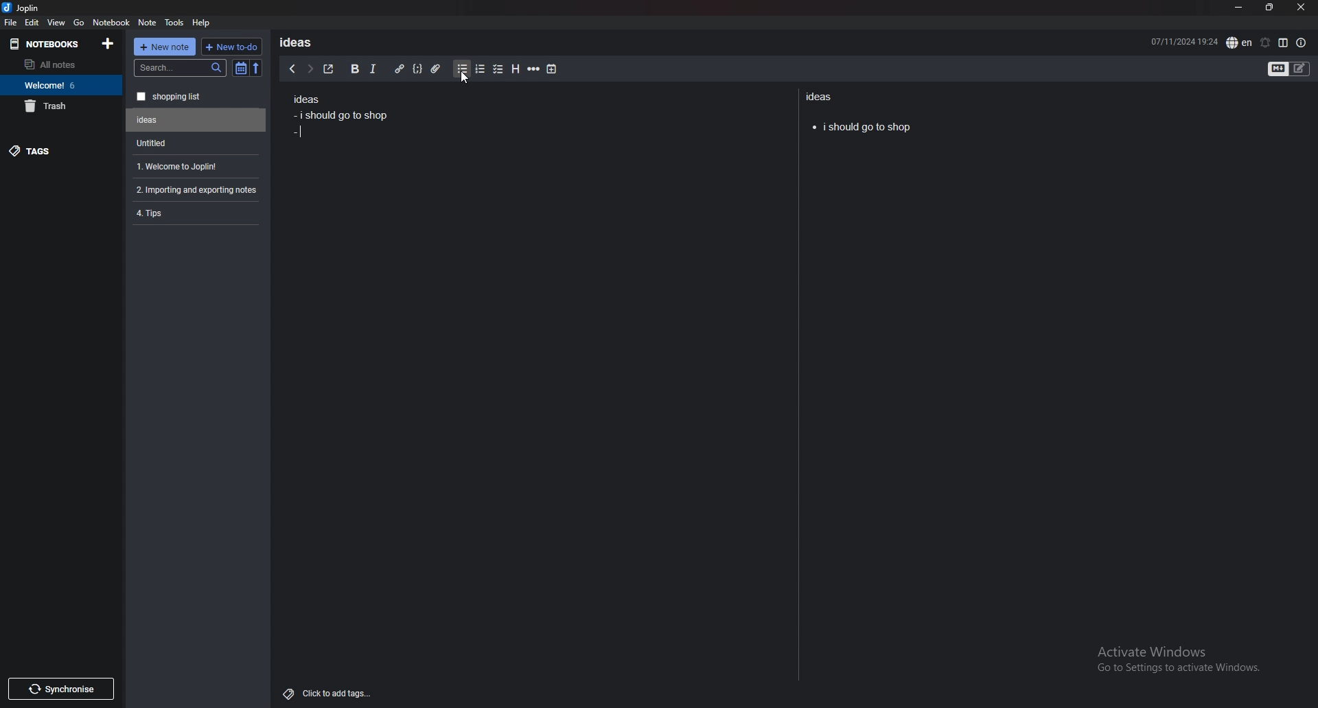  What do you see at coordinates (165, 47) in the screenshot?
I see `new note` at bounding box center [165, 47].